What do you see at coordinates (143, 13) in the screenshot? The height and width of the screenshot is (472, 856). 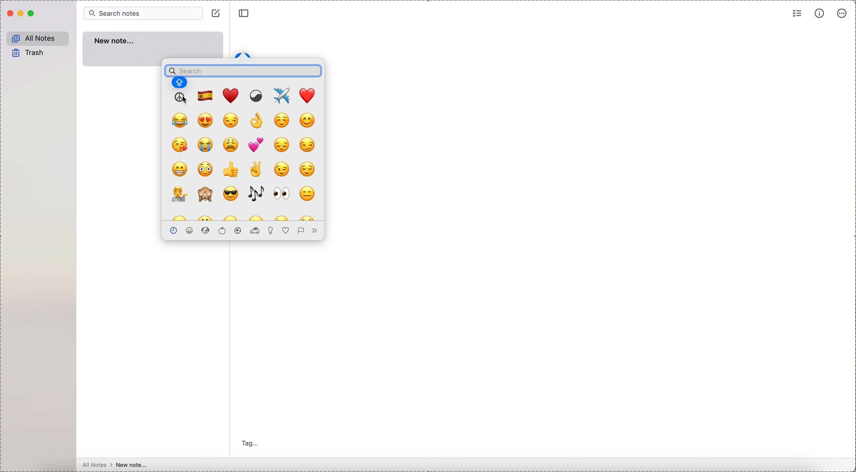 I see `search bar` at bounding box center [143, 13].